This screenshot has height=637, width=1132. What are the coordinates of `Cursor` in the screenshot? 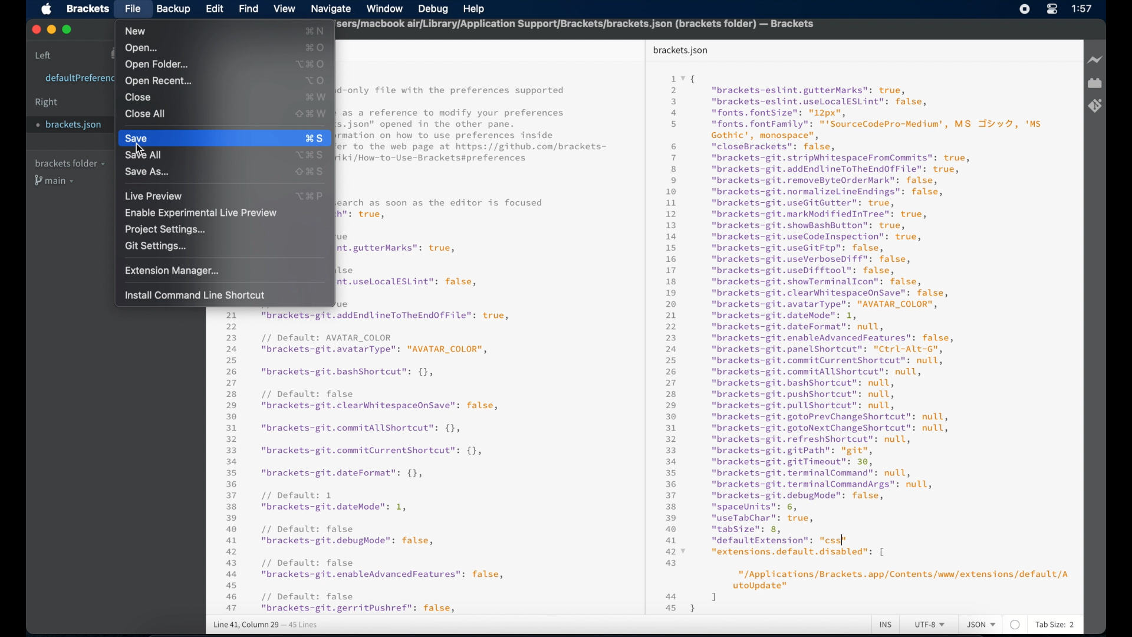 It's located at (140, 149).